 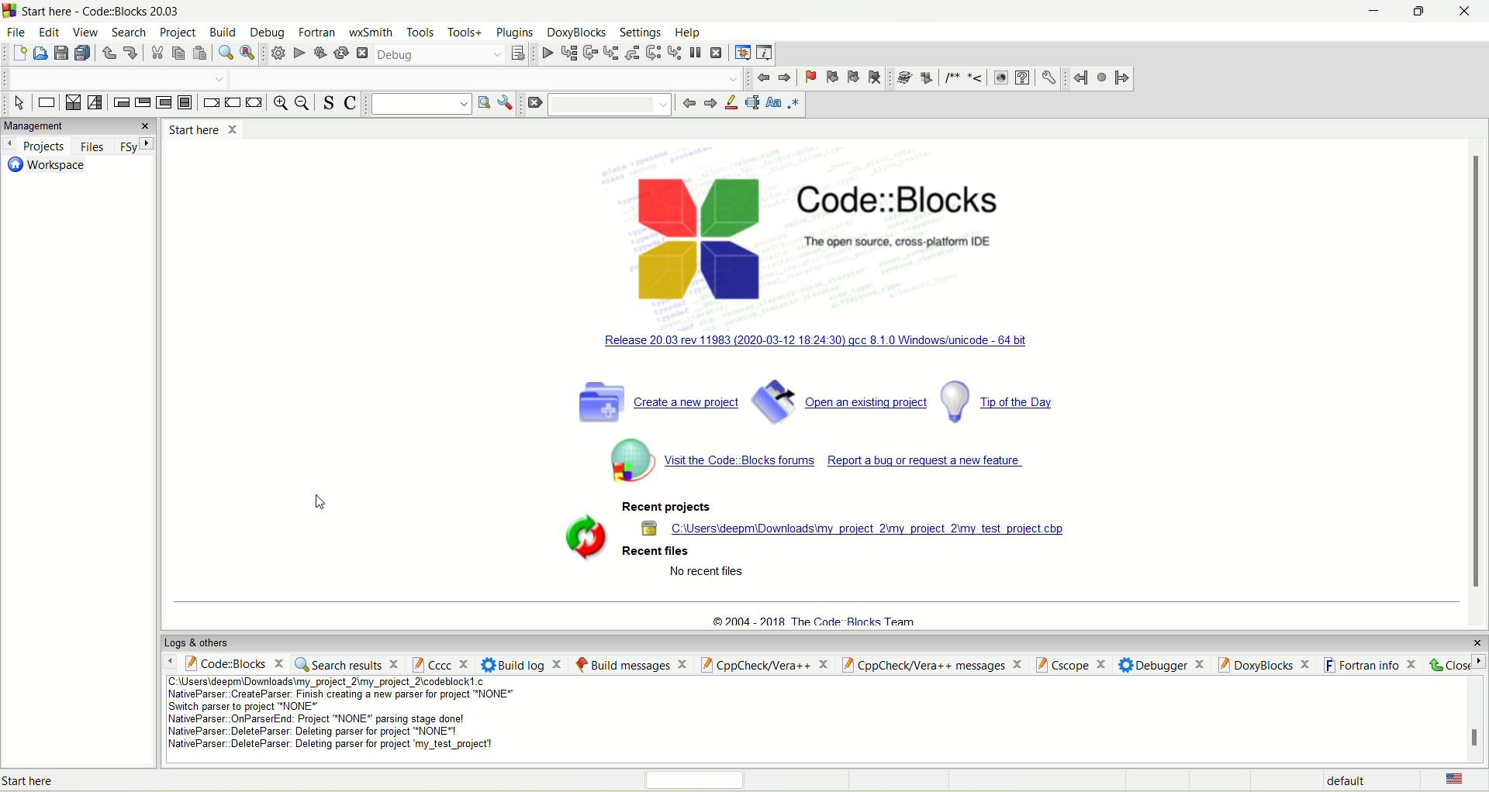 I want to click on windowsunicode, so click(x=848, y=344).